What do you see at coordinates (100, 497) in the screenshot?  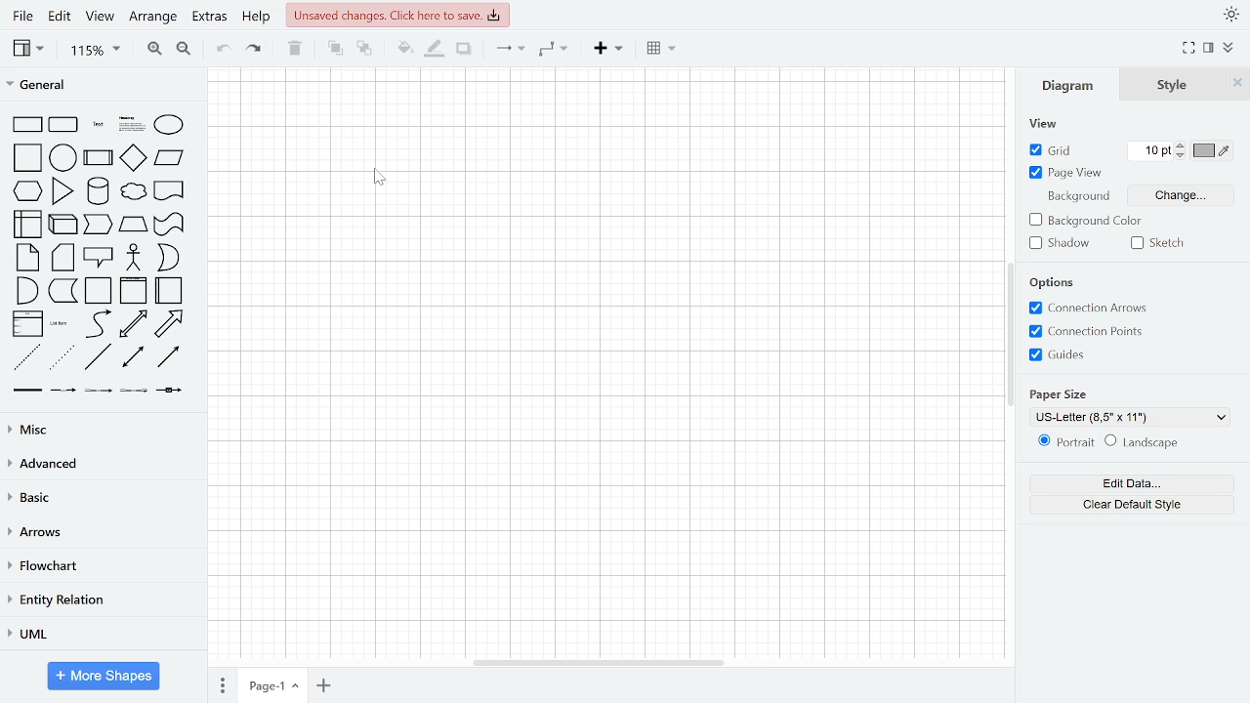 I see `basic` at bounding box center [100, 497].